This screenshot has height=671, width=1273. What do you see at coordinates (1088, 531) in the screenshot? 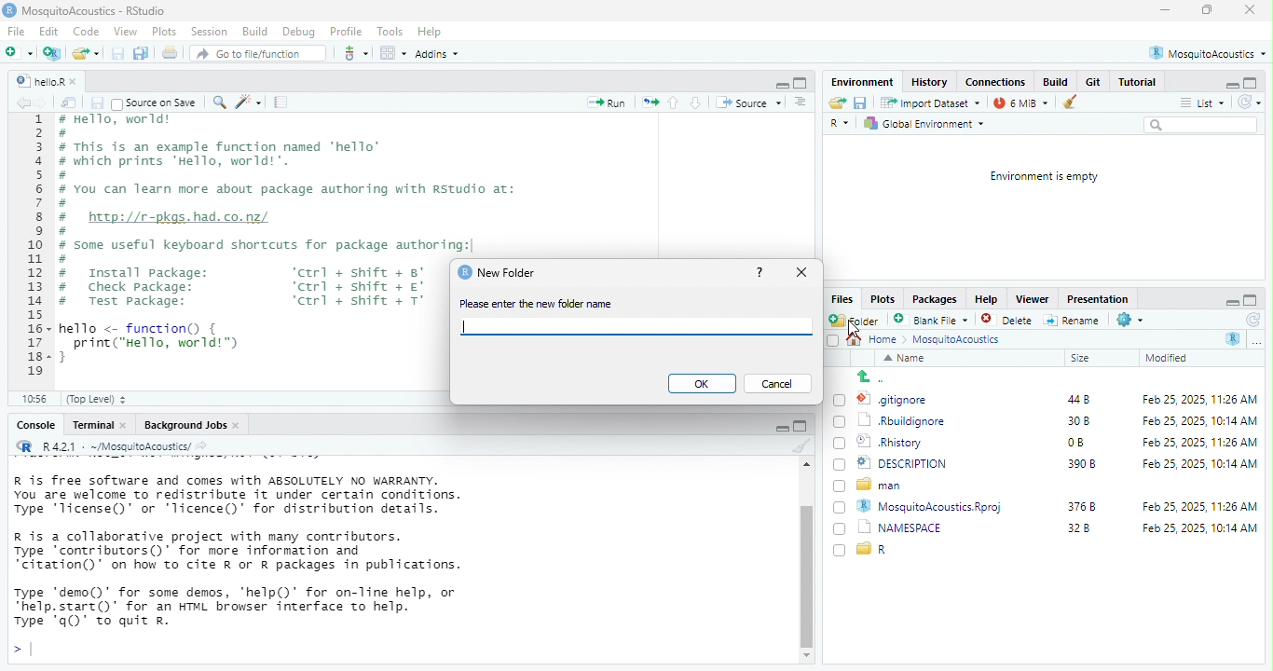
I see `32b` at bounding box center [1088, 531].